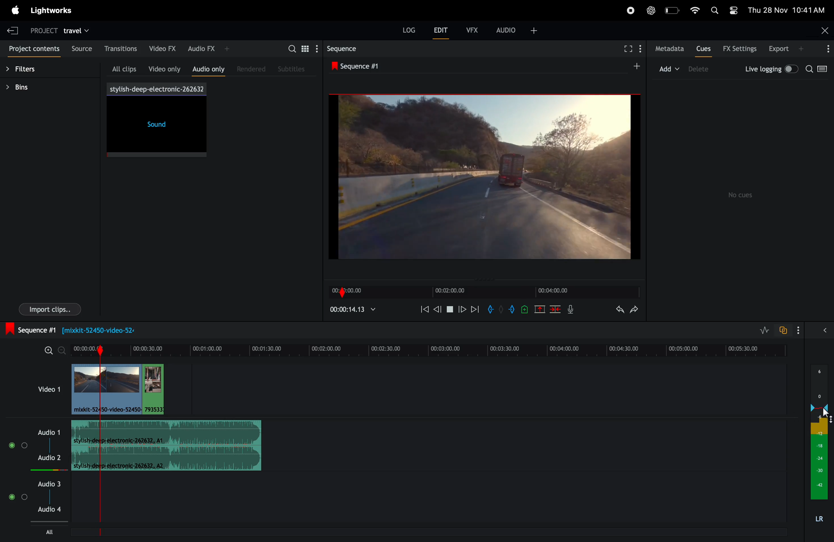 This screenshot has width=834, height=542. I want to click on Solo track, so click(24, 499).